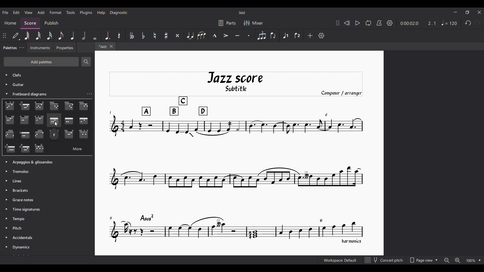  Describe the element at coordinates (227, 23) in the screenshot. I see `Parts settings` at that location.